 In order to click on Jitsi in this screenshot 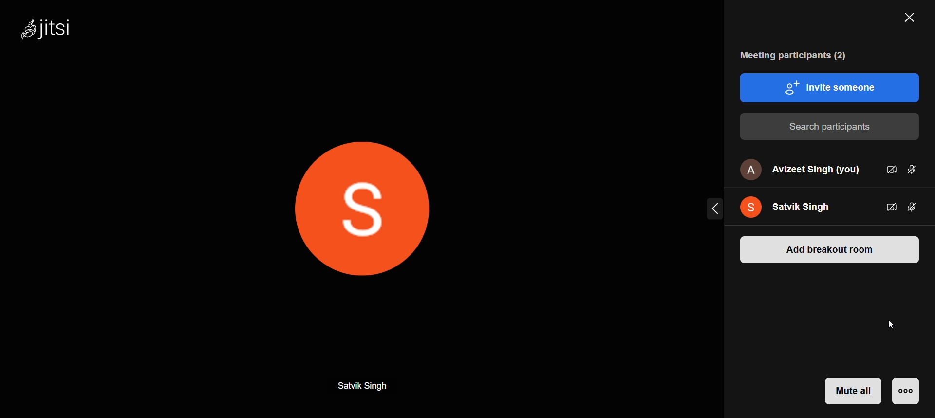, I will do `click(59, 33)`.